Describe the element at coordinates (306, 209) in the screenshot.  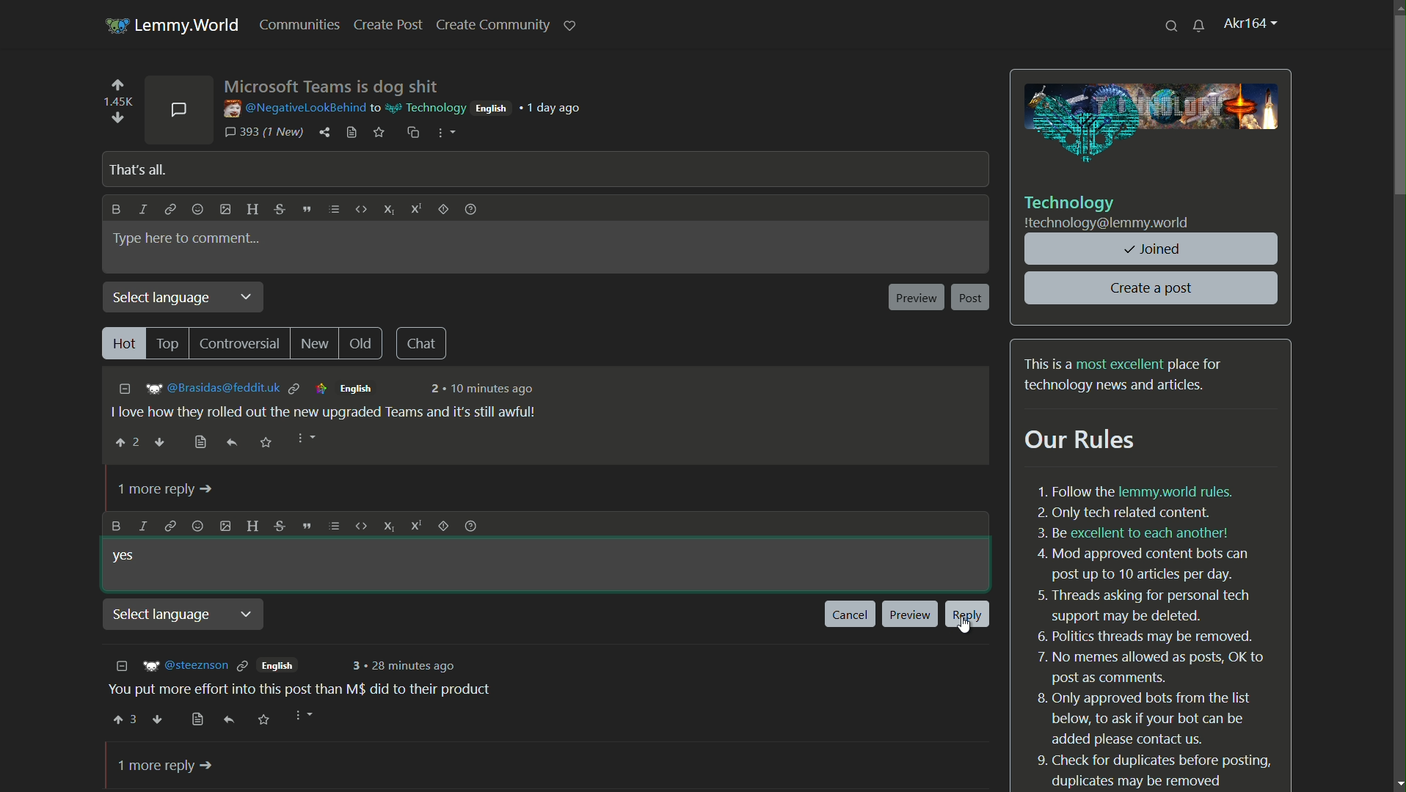
I see `quote` at that location.